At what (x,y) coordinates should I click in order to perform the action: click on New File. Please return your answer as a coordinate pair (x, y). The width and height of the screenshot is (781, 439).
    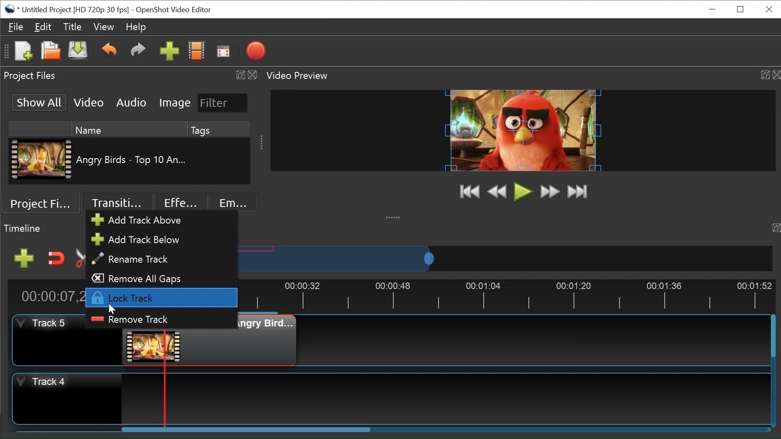
    Looking at the image, I should click on (22, 52).